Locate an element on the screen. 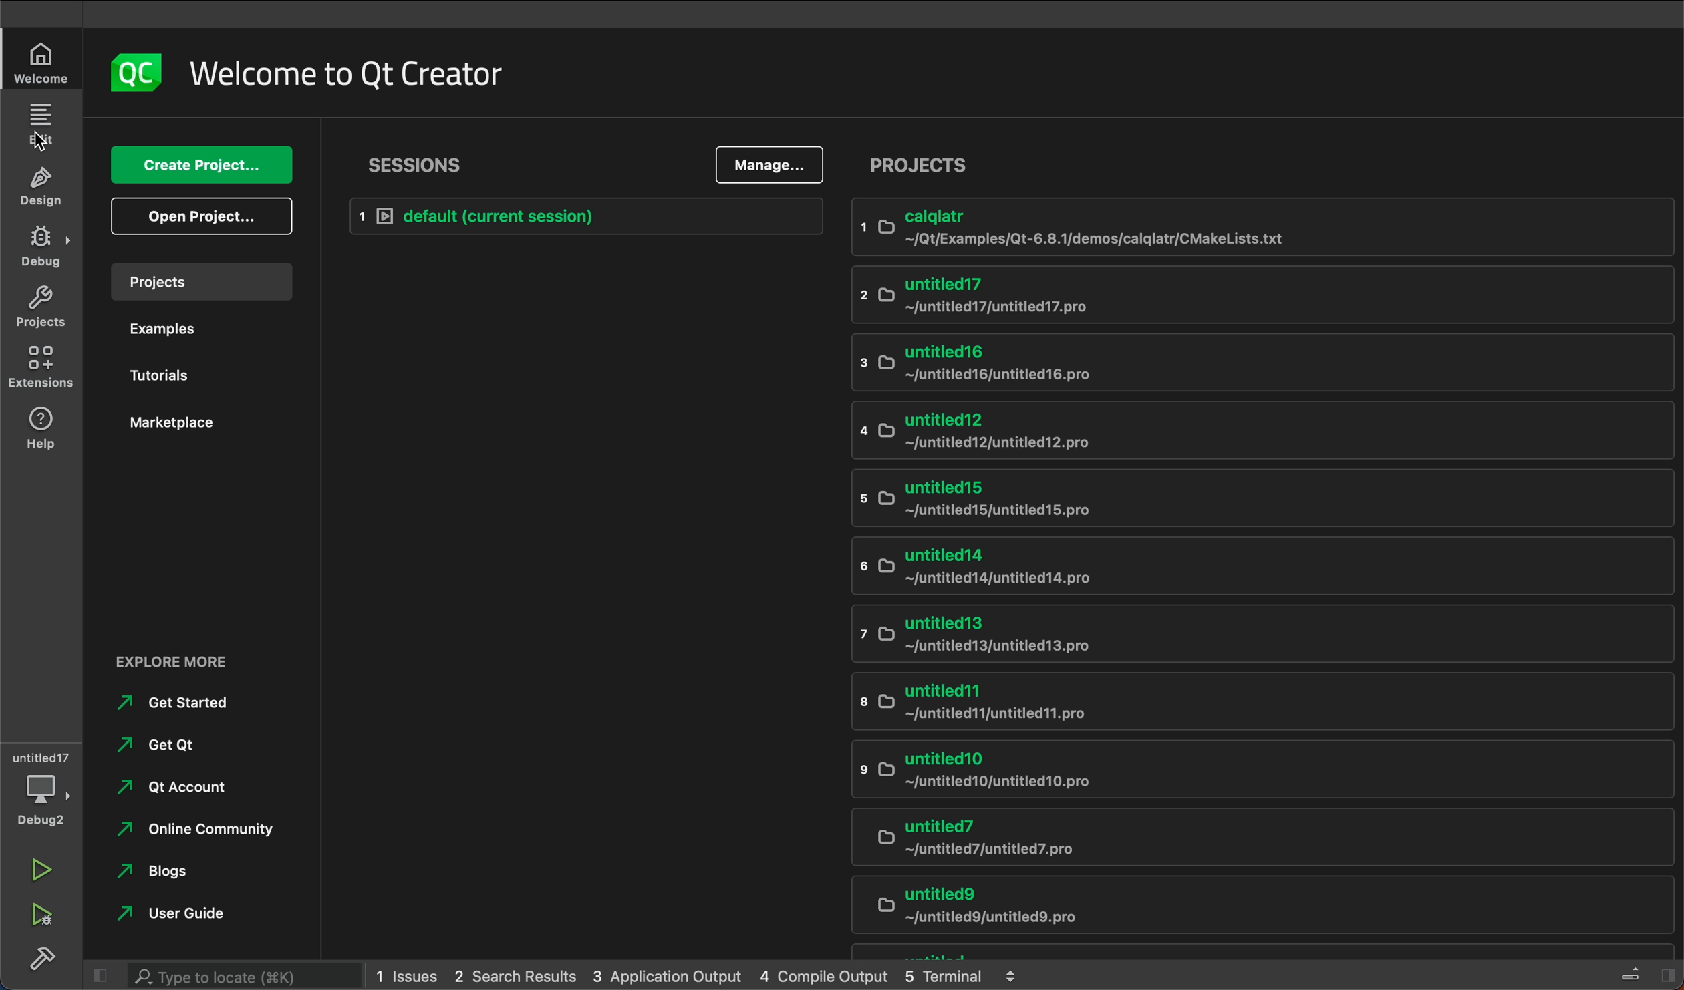  cursor is located at coordinates (41, 142).